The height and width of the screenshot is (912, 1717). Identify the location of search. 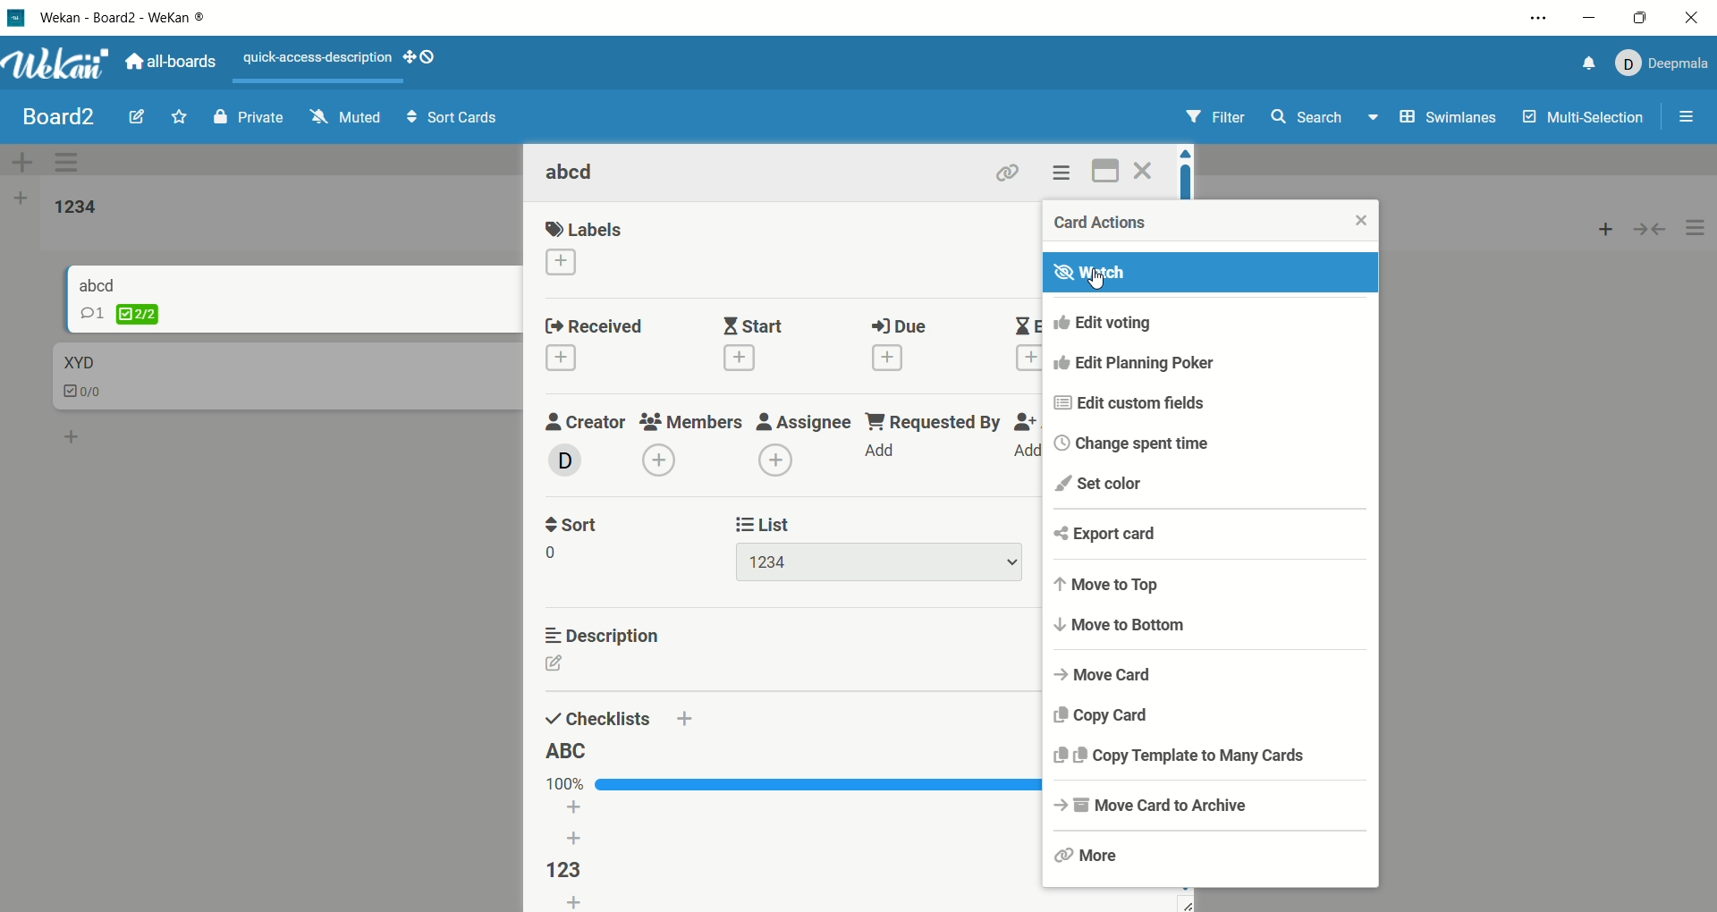
(1324, 122).